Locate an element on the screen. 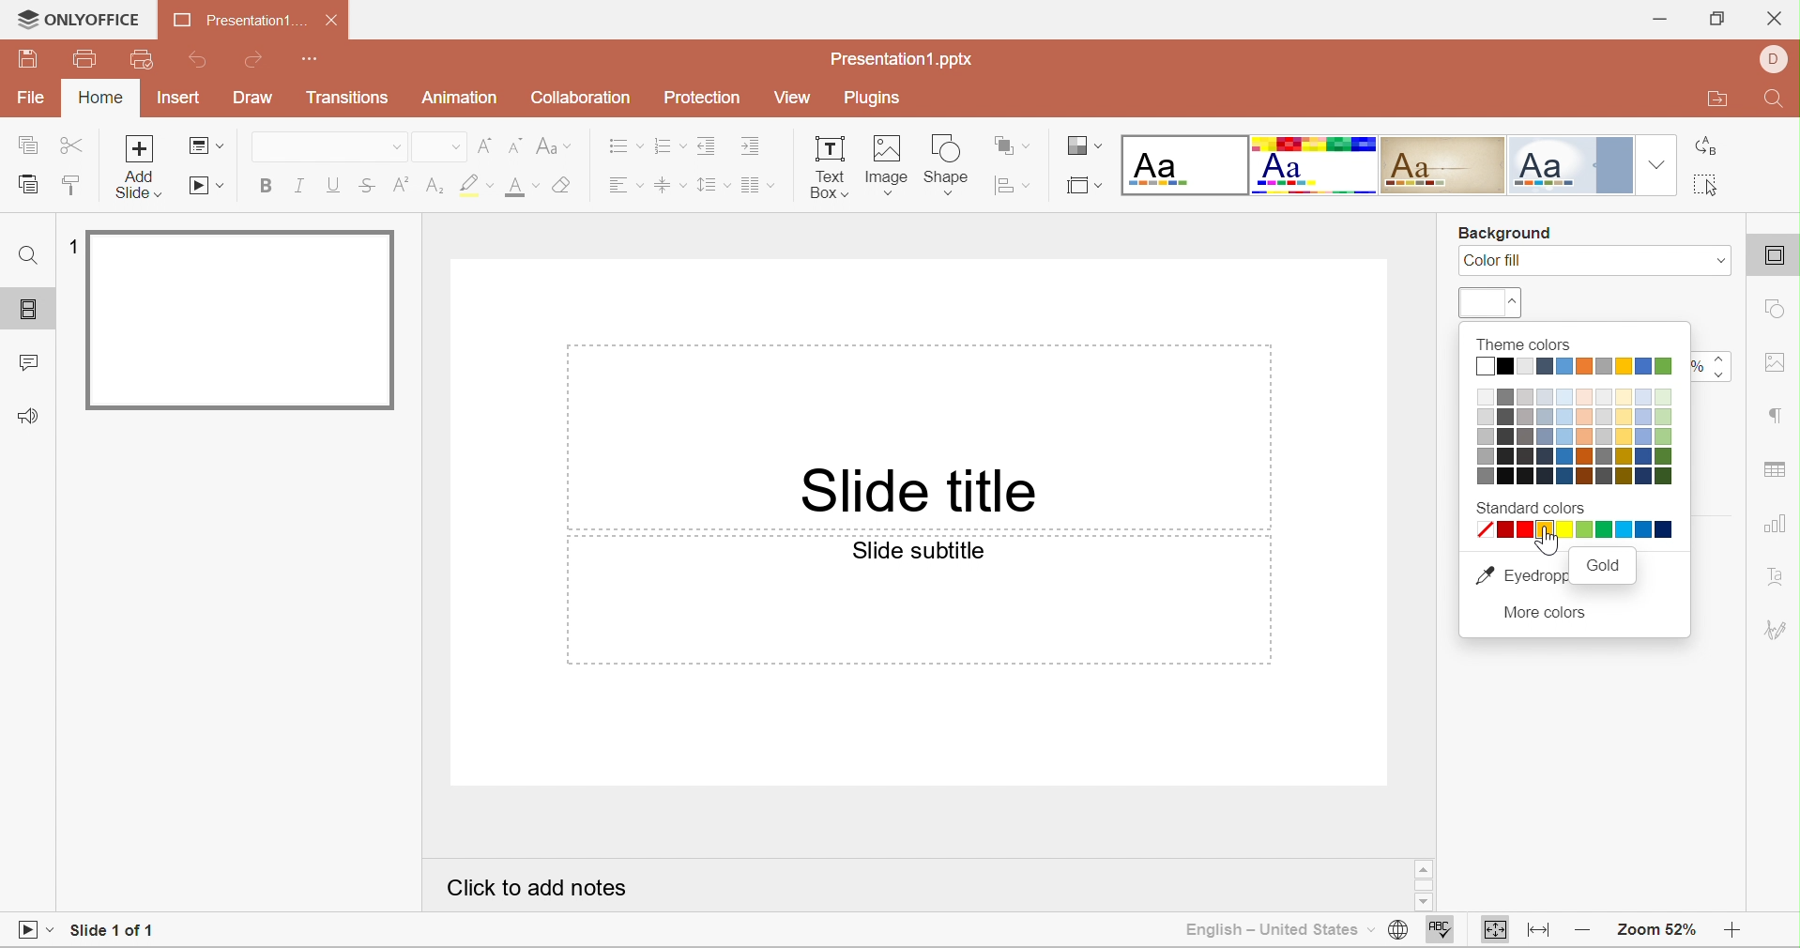  Fit to width is located at coordinates (1542, 932).